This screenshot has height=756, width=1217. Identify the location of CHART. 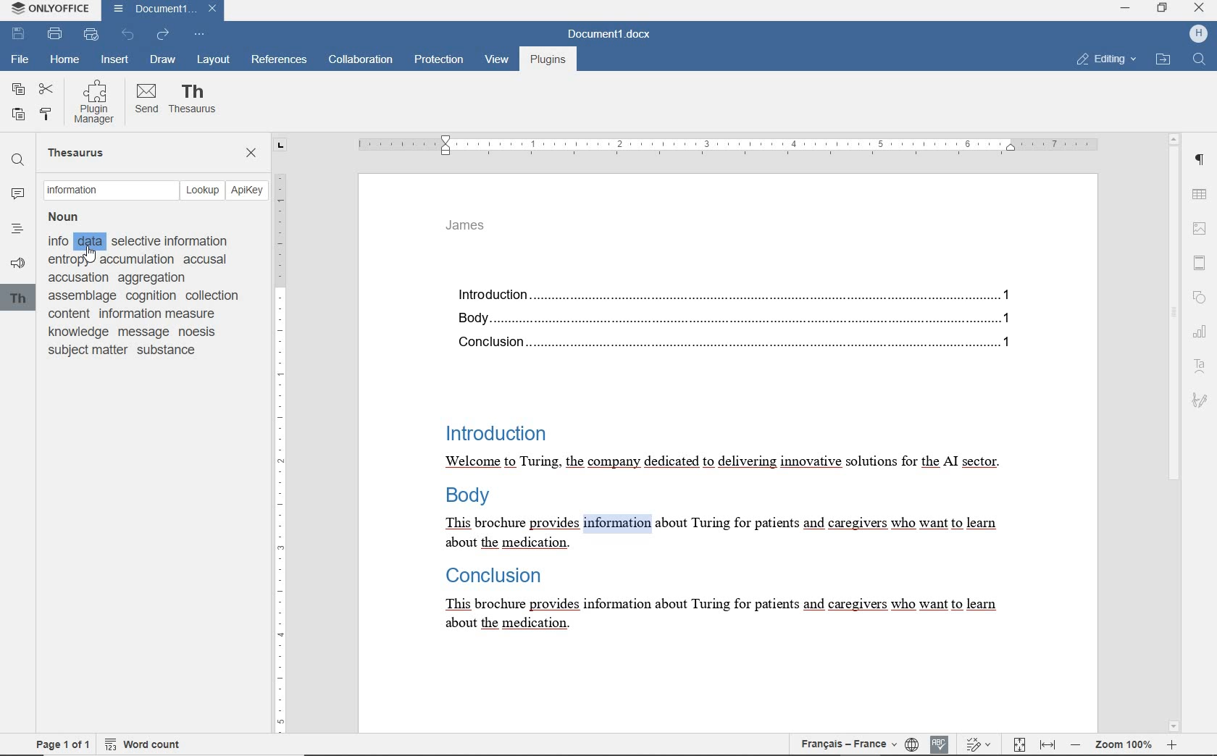
(1202, 332).